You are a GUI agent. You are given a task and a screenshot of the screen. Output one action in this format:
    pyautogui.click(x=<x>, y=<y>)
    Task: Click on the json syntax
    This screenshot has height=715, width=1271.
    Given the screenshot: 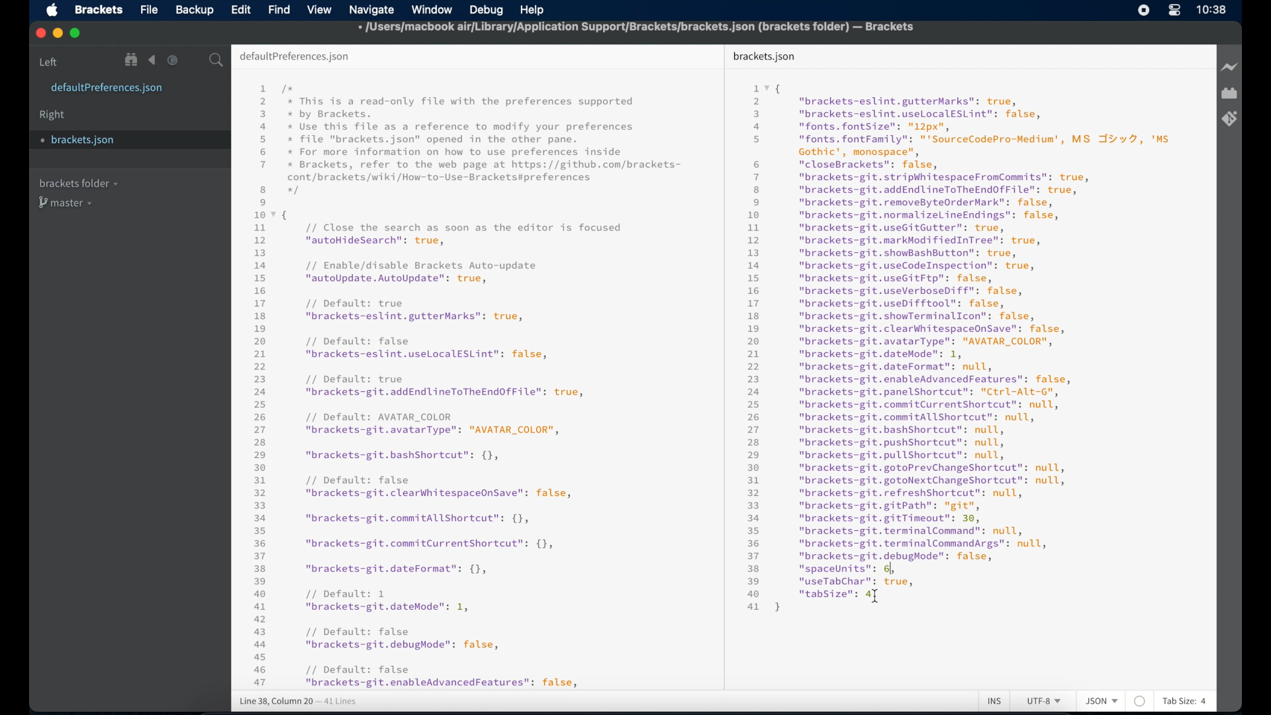 What is the action you would take?
    pyautogui.click(x=955, y=352)
    